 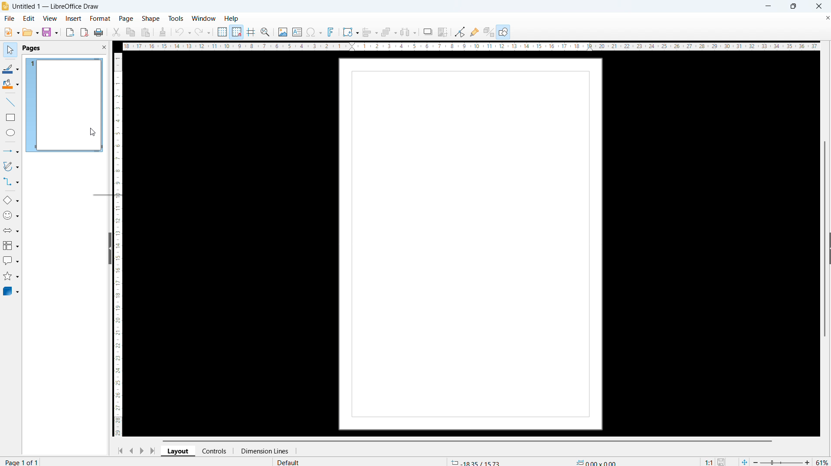 What do you see at coordinates (11, 68) in the screenshot?
I see `line color` at bounding box center [11, 68].